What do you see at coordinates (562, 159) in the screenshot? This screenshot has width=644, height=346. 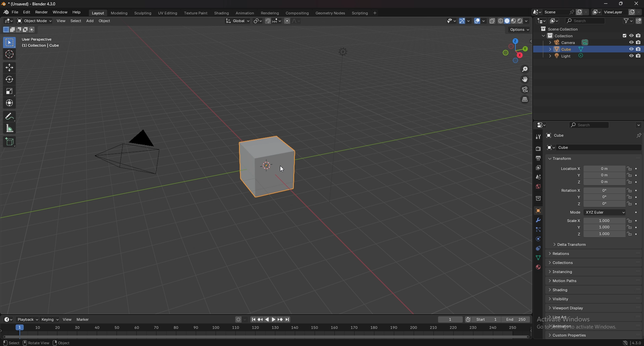 I see `transform` at bounding box center [562, 159].